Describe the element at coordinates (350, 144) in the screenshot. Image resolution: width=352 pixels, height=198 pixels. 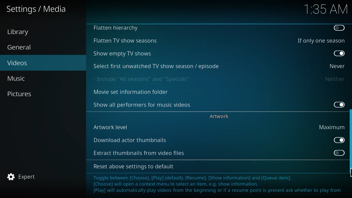
I see `scrollbar` at that location.